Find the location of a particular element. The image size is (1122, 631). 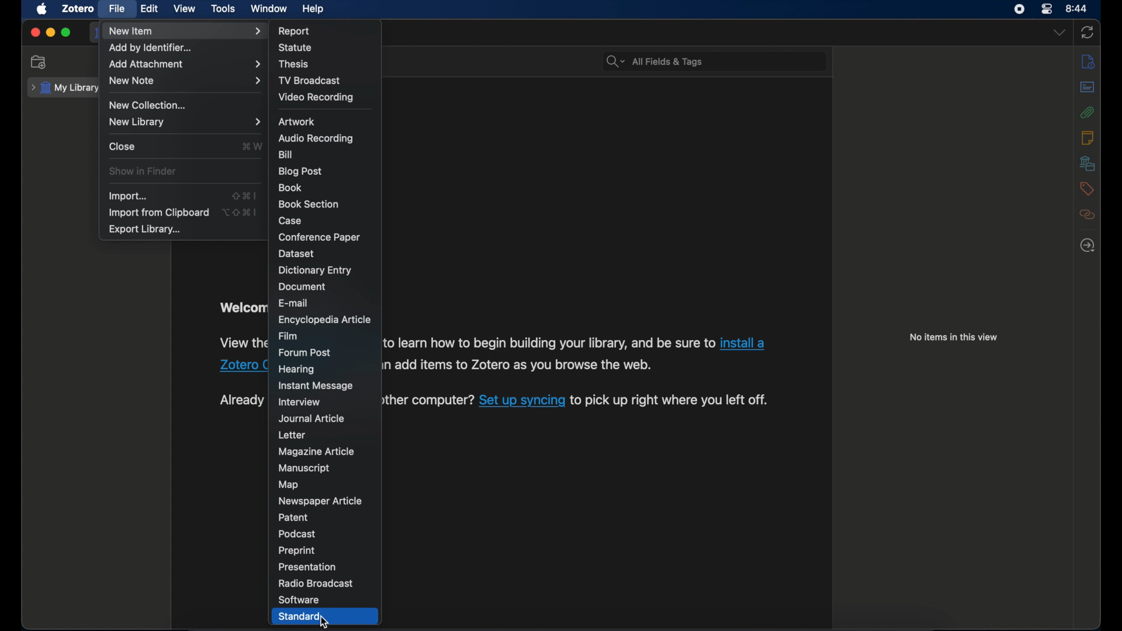

software is located at coordinates (299, 599).